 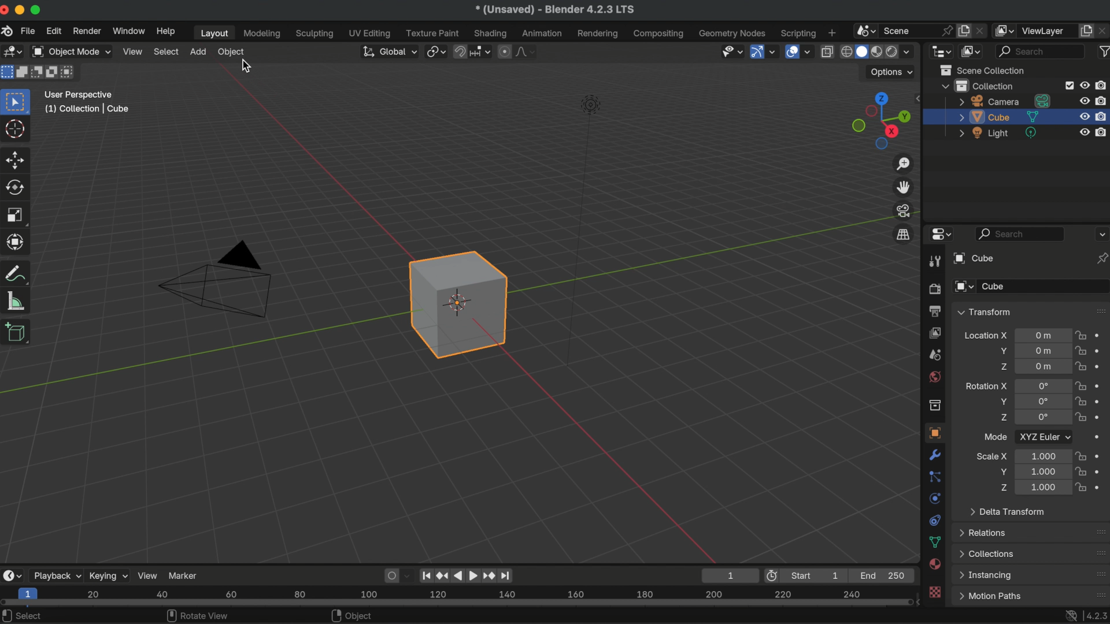 I want to click on display filter, so click(x=1041, y=51).